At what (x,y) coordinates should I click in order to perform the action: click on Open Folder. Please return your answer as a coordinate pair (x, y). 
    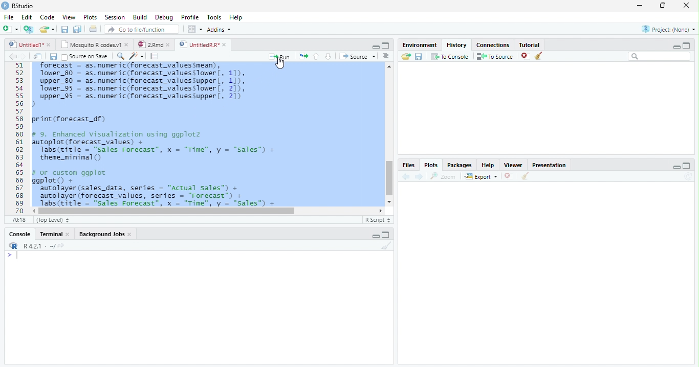
    Looking at the image, I should click on (406, 57).